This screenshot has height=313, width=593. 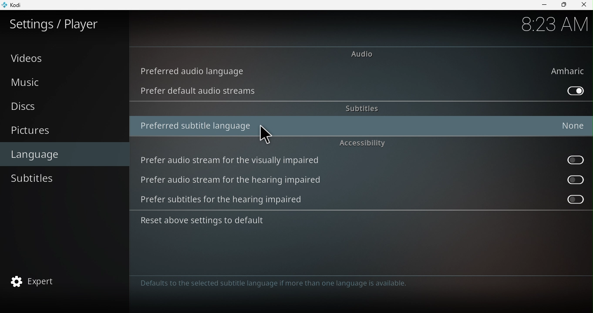 I want to click on Music, so click(x=64, y=82).